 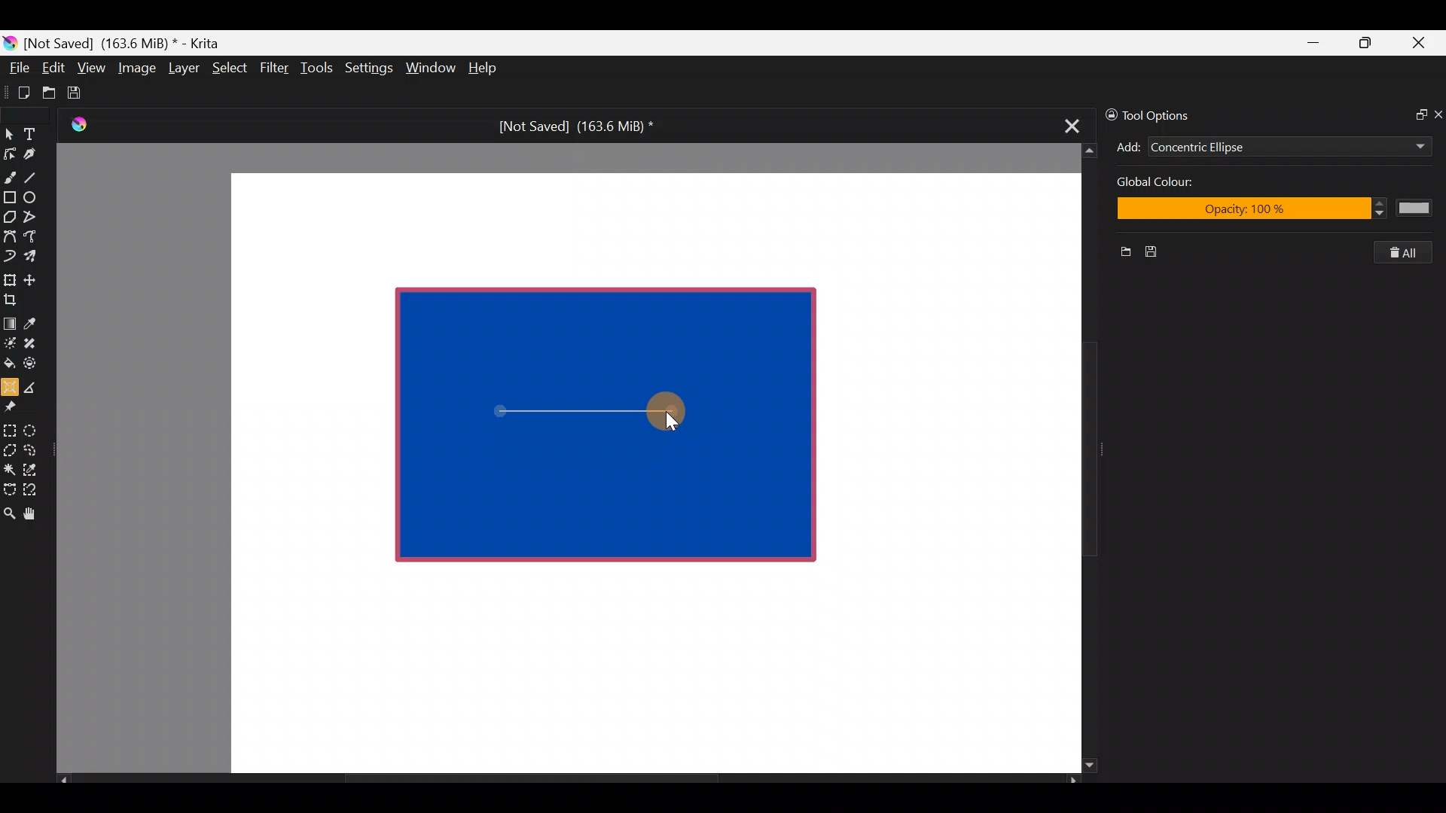 I want to click on Help, so click(x=485, y=69).